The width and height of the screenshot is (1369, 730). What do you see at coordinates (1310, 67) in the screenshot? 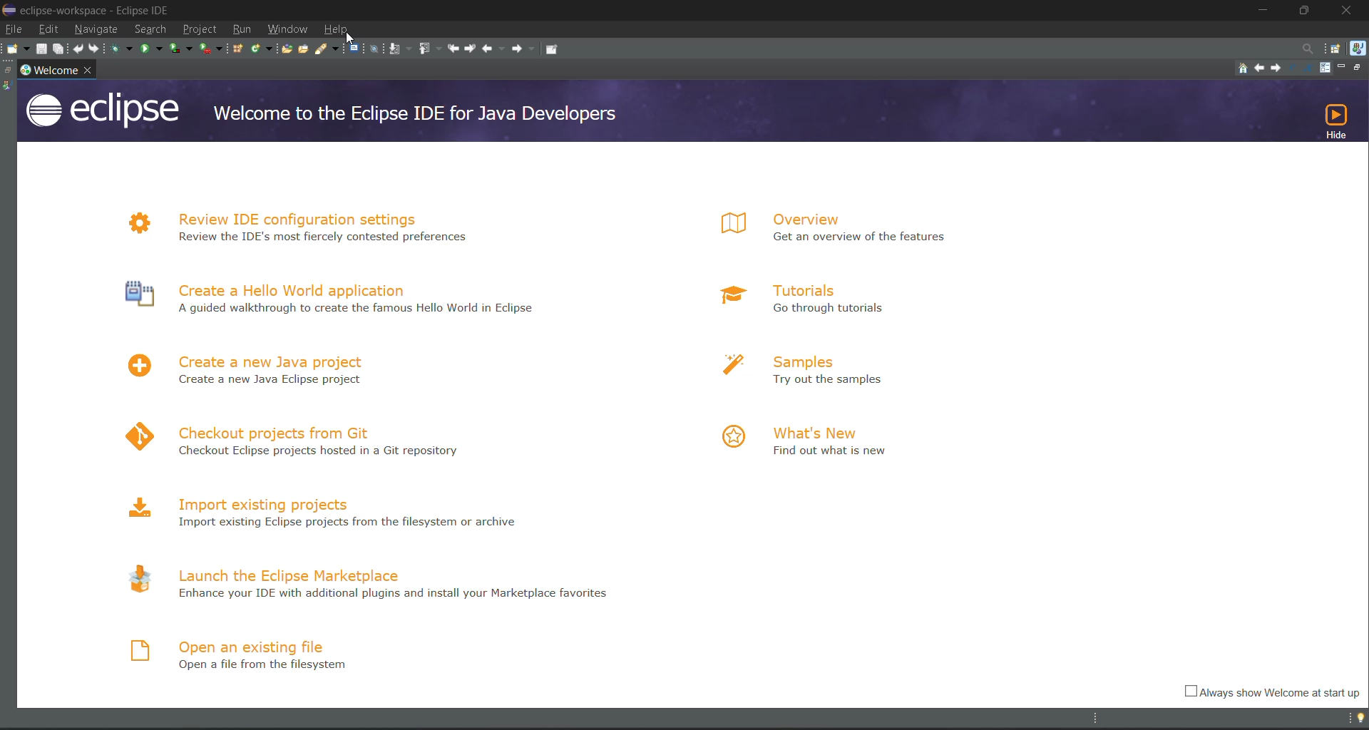
I see `magnify` at bounding box center [1310, 67].